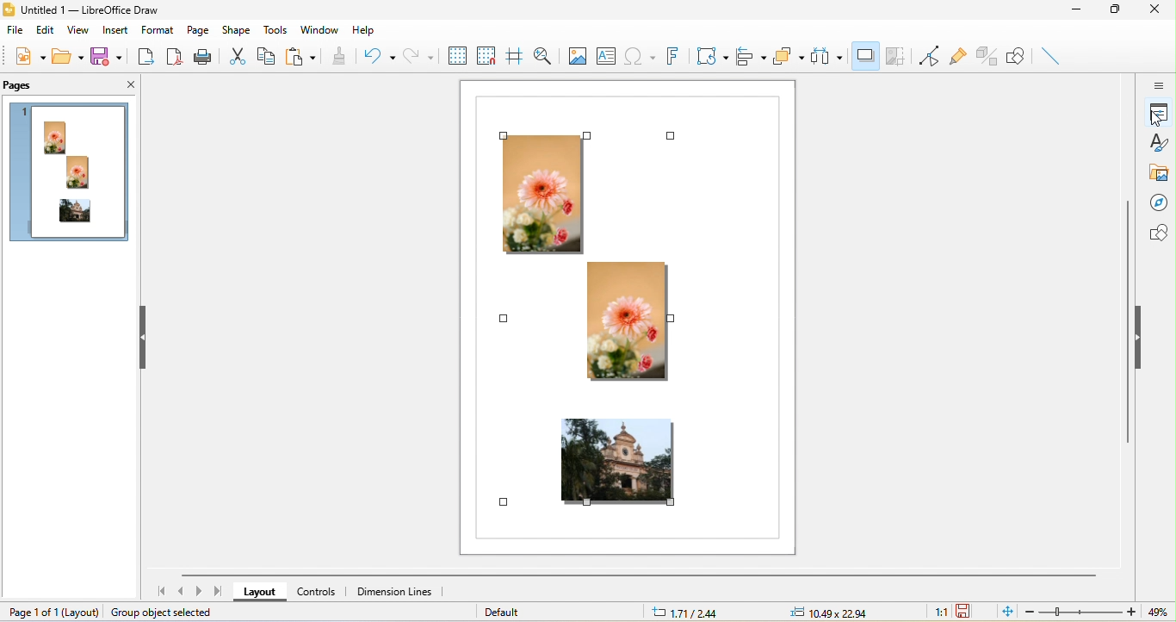 Image resolution: width=1176 pixels, height=622 pixels. What do you see at coordinates (377, 55) in the screenshot?
I see `undo` at bounding box center [377, 55].